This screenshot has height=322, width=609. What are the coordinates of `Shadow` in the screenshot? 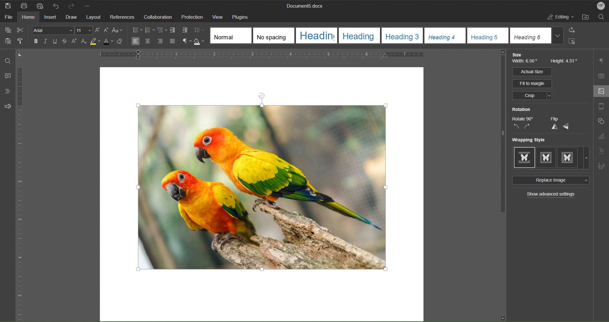 It's located at (200, 42).